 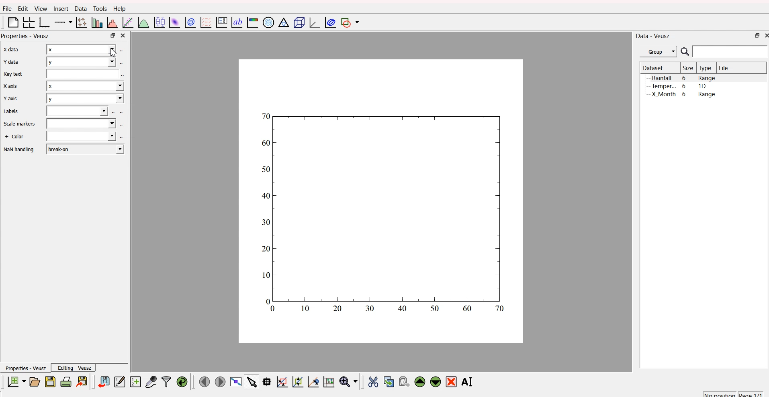 I want to click on save a document, so click(x=49, y=381).